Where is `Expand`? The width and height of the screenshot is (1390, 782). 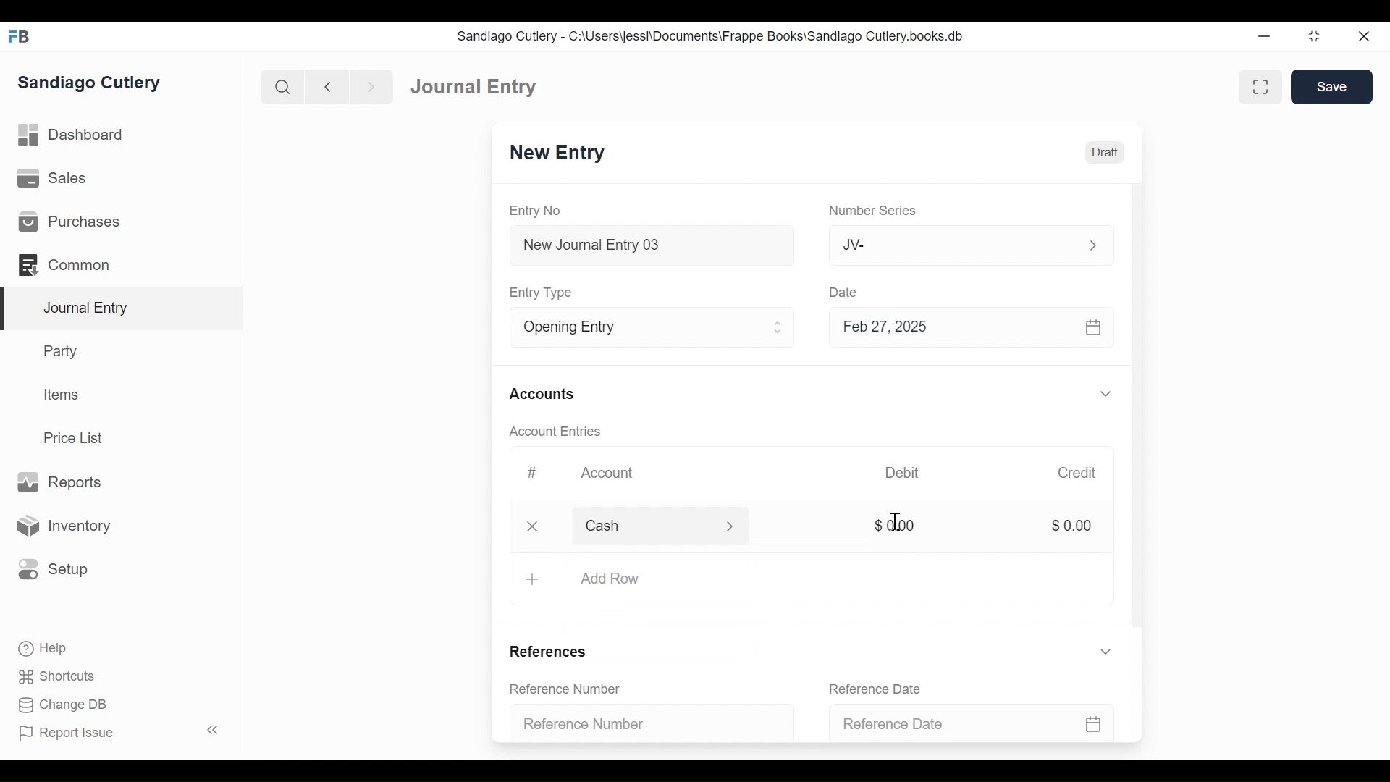
Expand is located at coordinates (1091, 245).